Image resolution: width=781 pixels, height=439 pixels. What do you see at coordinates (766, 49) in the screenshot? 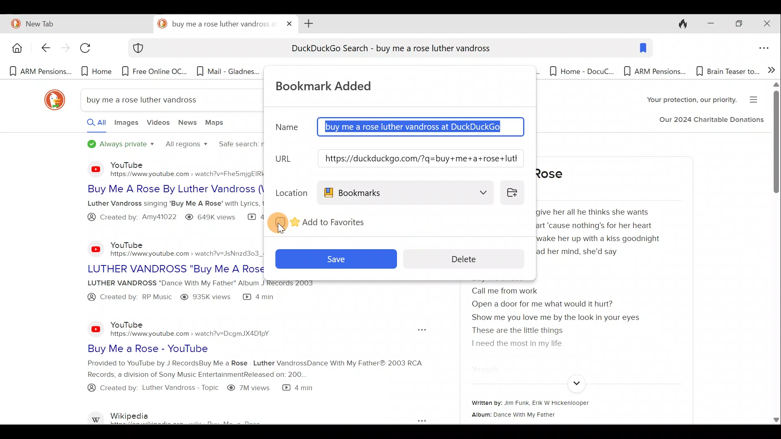
I see `Application menu` at bounding box center [766, 49].